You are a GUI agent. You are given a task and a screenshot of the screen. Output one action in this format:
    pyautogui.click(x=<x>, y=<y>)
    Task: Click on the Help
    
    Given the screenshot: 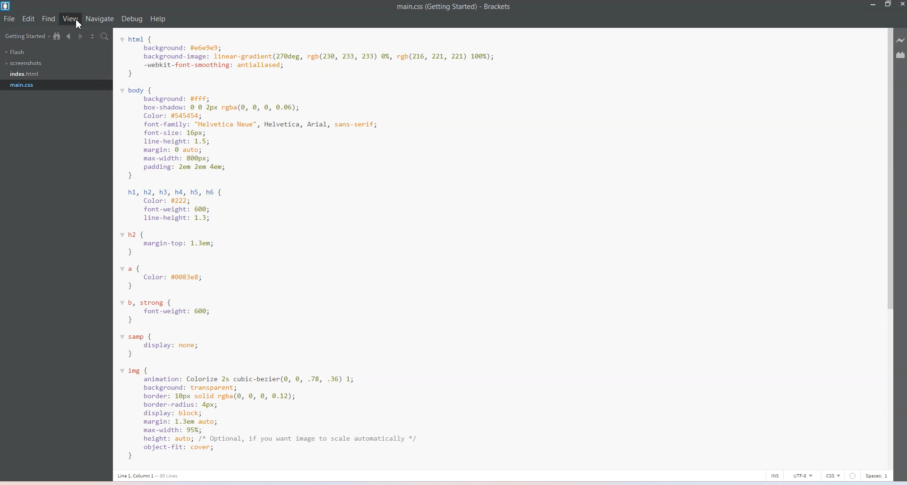 What is the action you would take?
    pyautogui.click(x=158, y=19)
    